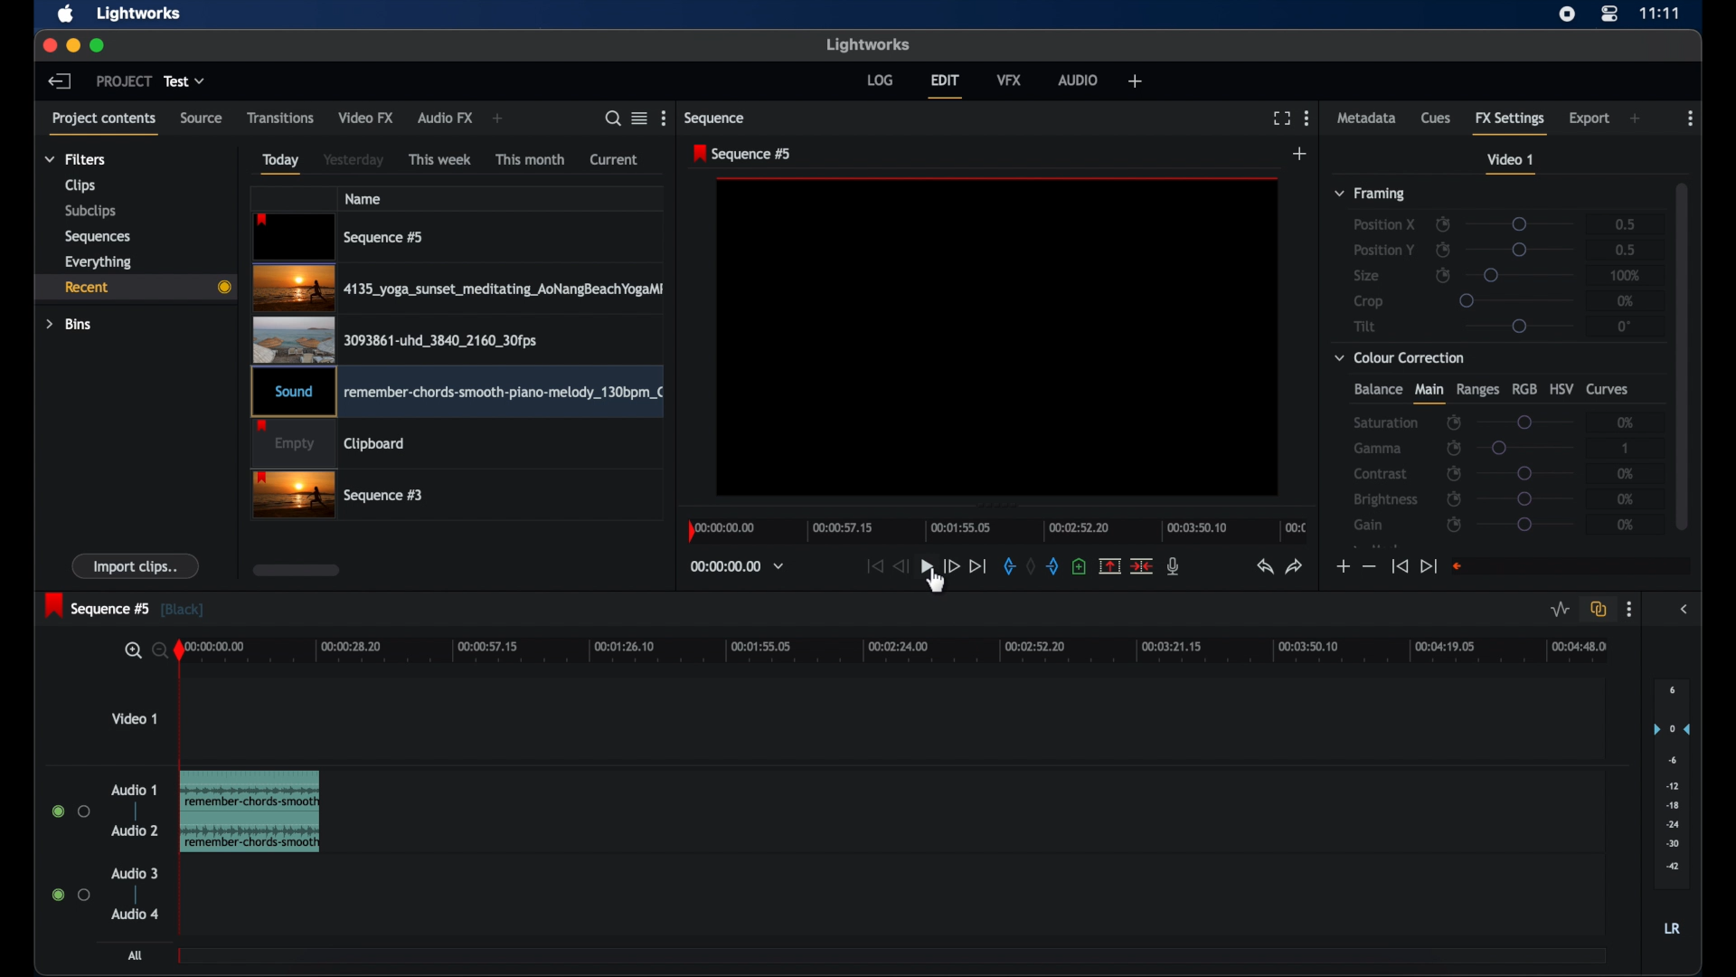 The width and height of the screenshot is (1736, 977). Describe the element at coordinates (1689, 119) in the screenshot. I see `more options` at that location.